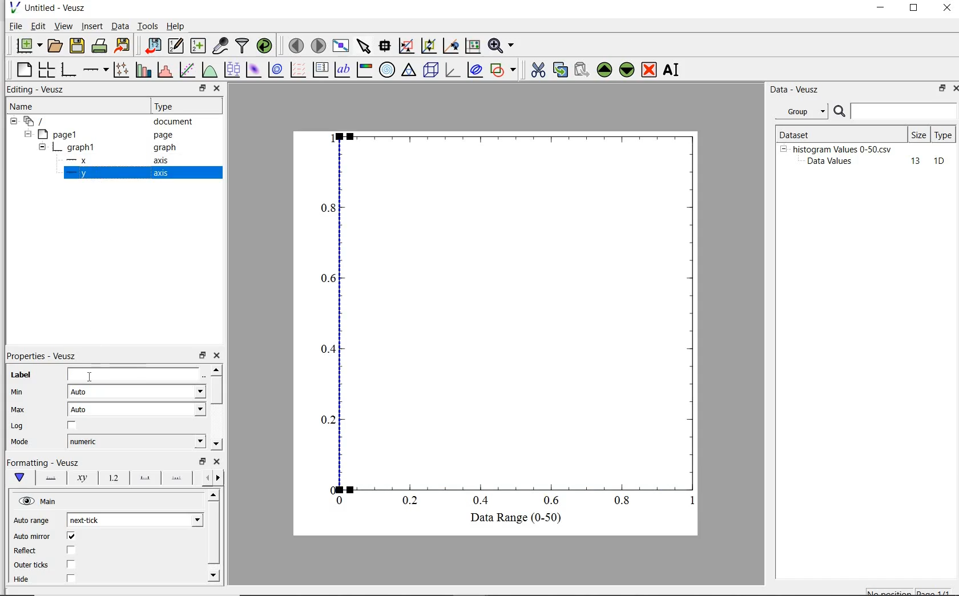 The height and width of the screenshot is (596, 959). I want to click on tools , so click(148, 26).